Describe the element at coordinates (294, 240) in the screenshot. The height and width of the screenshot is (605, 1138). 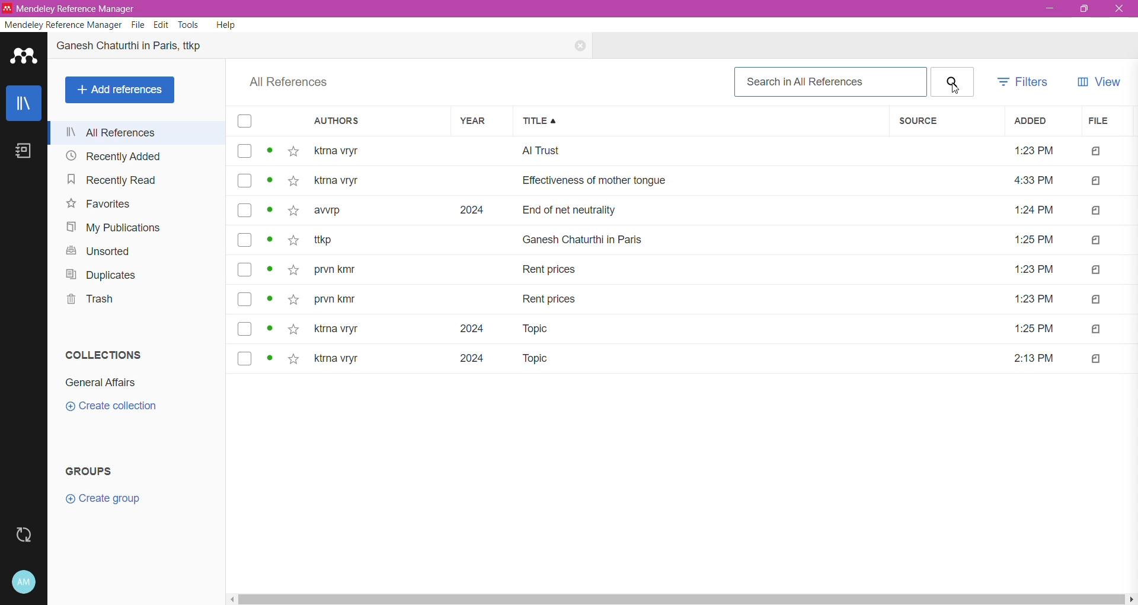
I see `add to favorites` at that location.